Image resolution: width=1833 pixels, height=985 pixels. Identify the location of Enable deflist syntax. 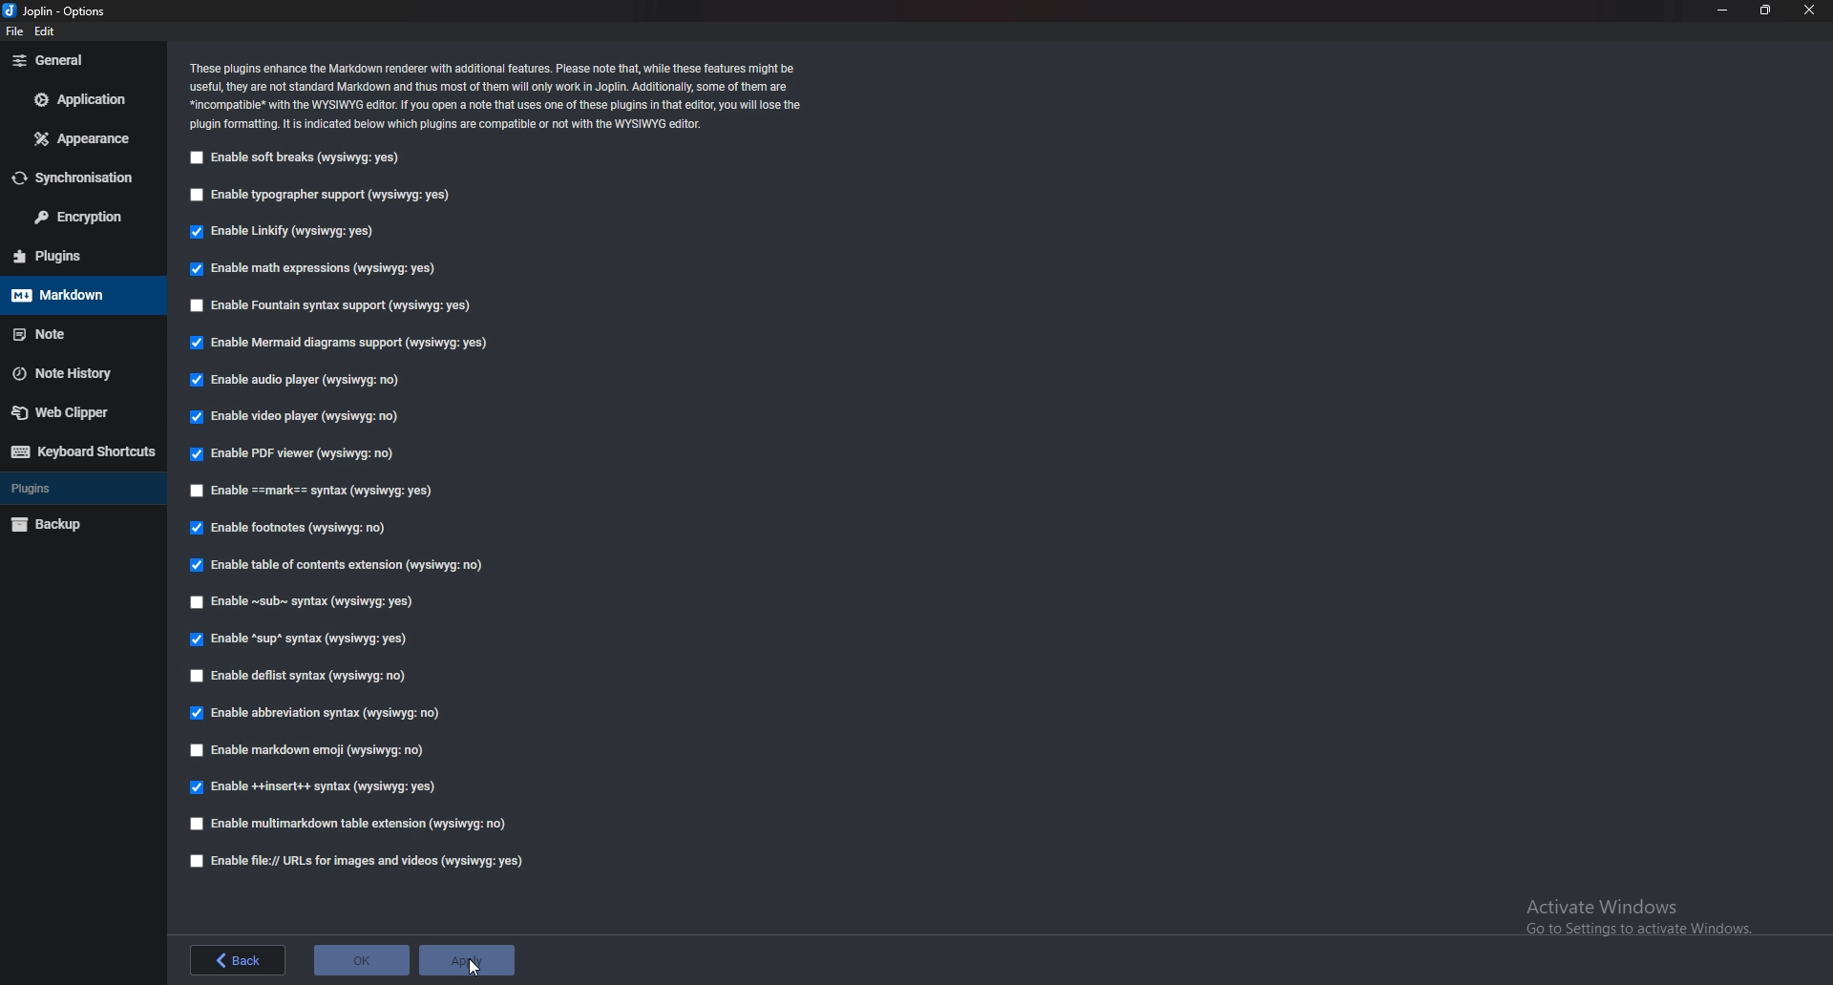
(308, 673).